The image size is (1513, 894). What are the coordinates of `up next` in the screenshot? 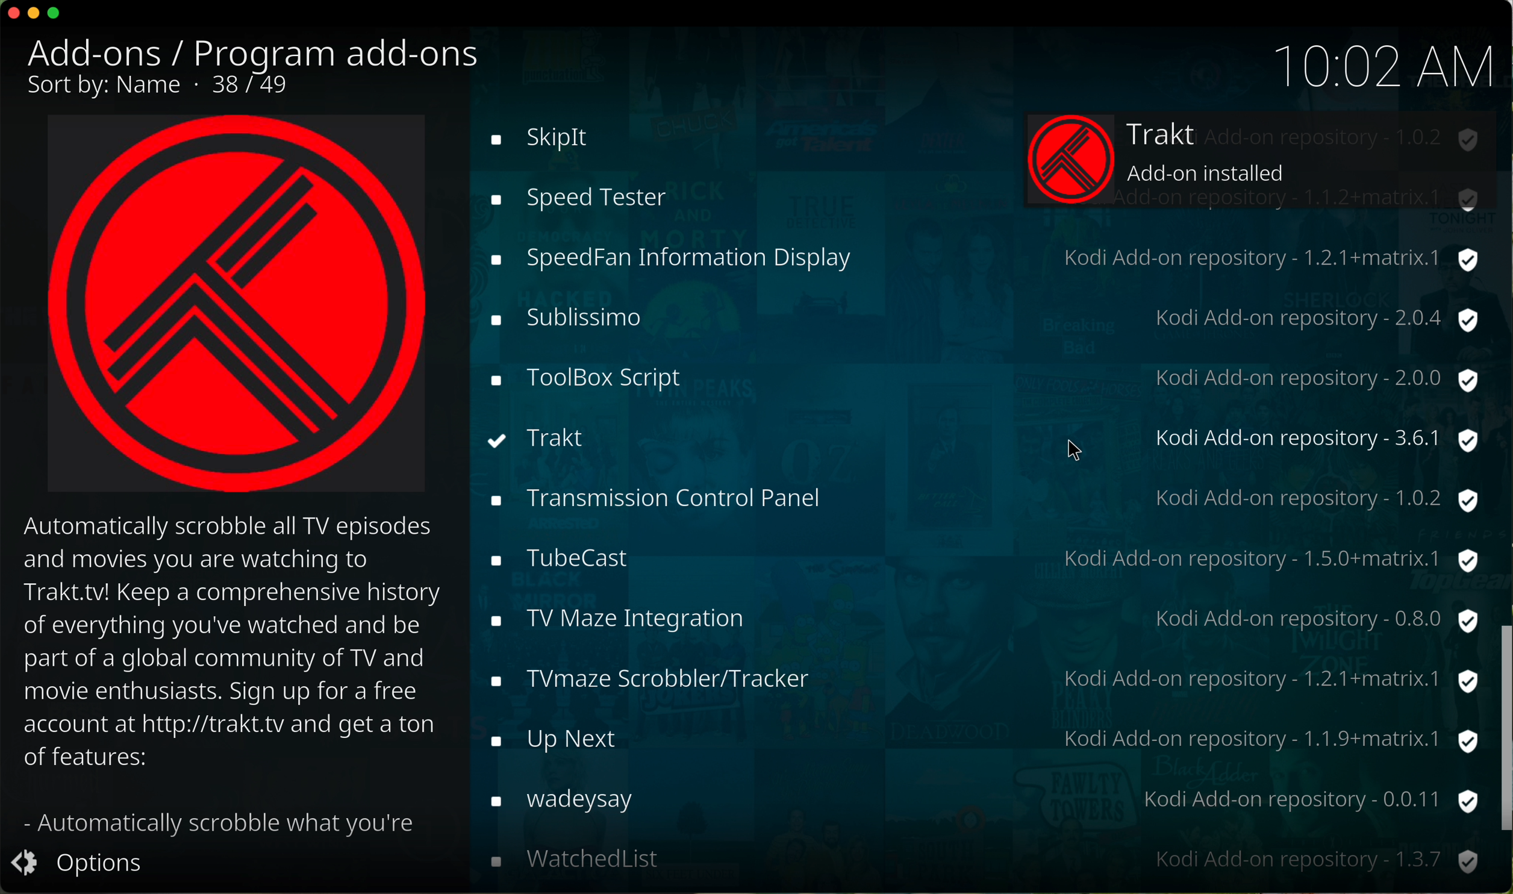 It's located at (982, 496).